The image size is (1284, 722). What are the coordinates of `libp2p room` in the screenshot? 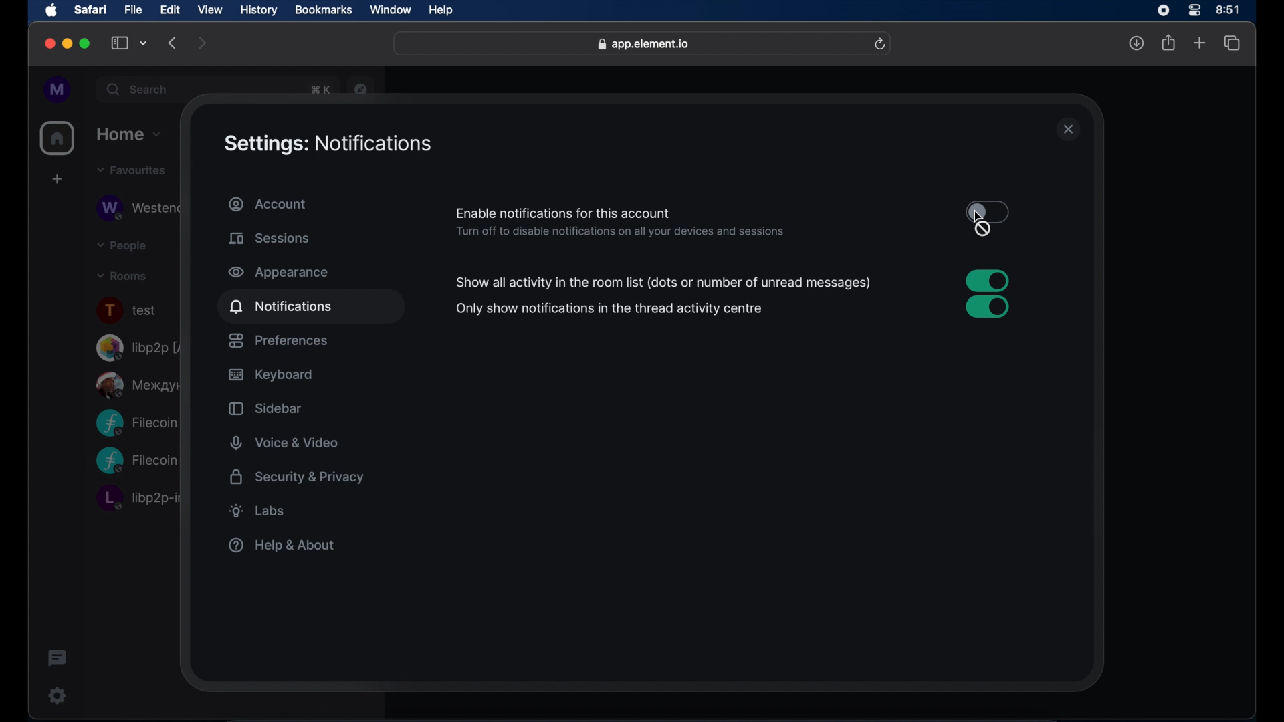 It's located at (140, 348).